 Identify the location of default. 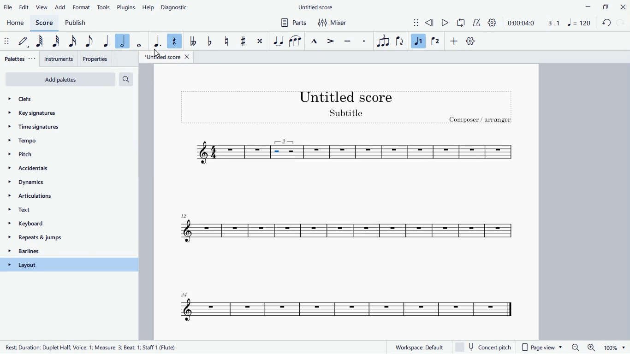
(25, 43).